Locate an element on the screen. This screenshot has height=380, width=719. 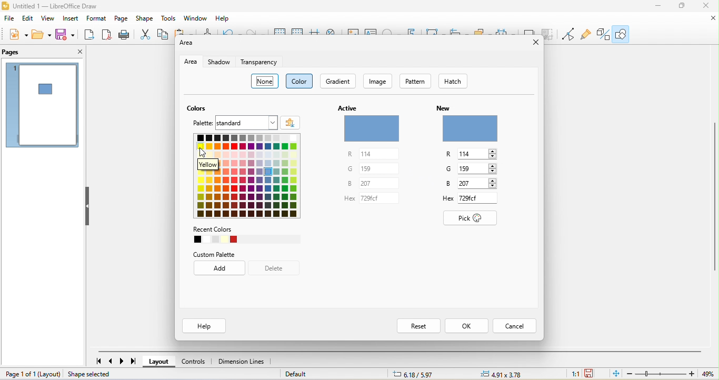
cut is located at coordinates (145, 36).